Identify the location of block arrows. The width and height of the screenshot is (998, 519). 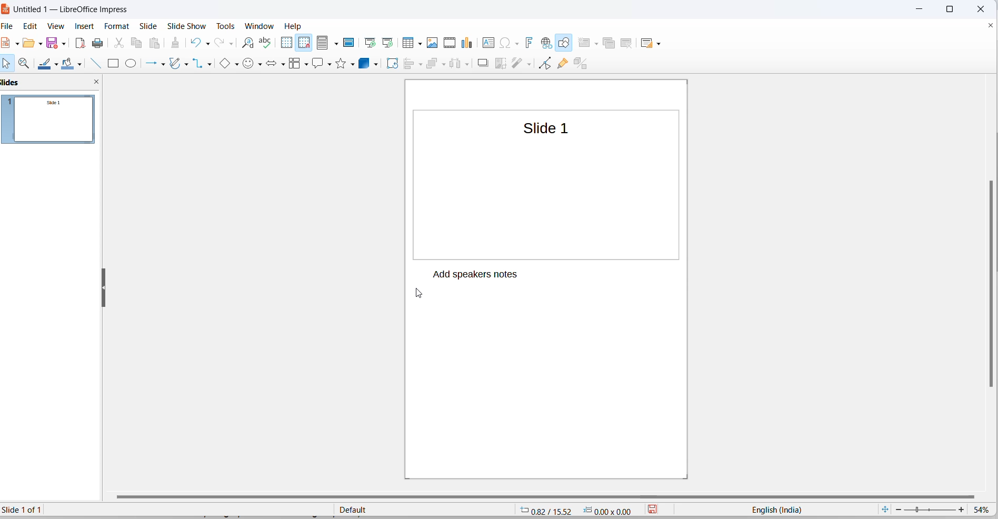
(273, 65).